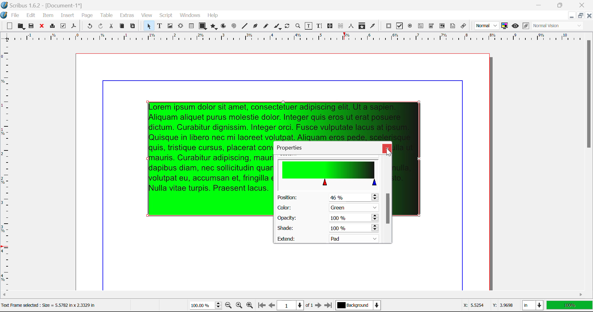  I want to click on Preview Mode, so click(487, 26).